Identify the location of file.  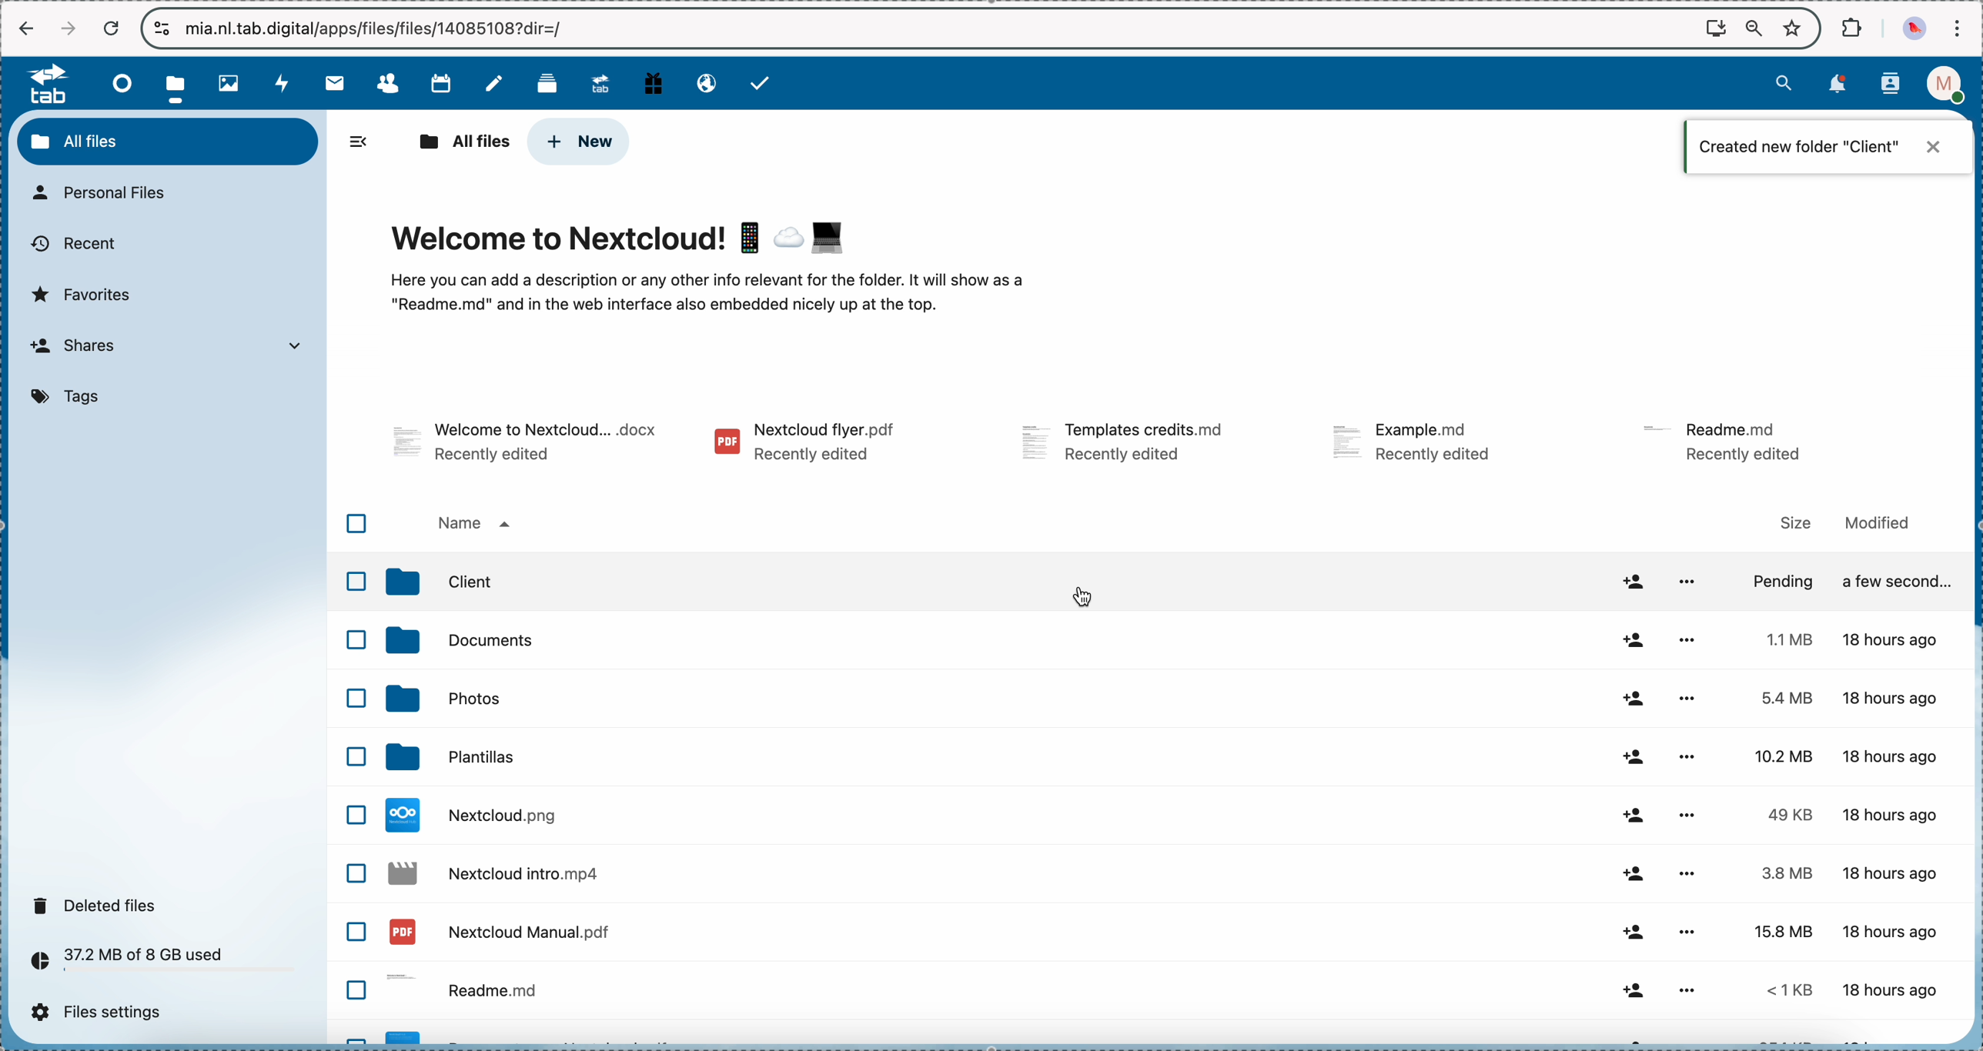
(1728, 440).